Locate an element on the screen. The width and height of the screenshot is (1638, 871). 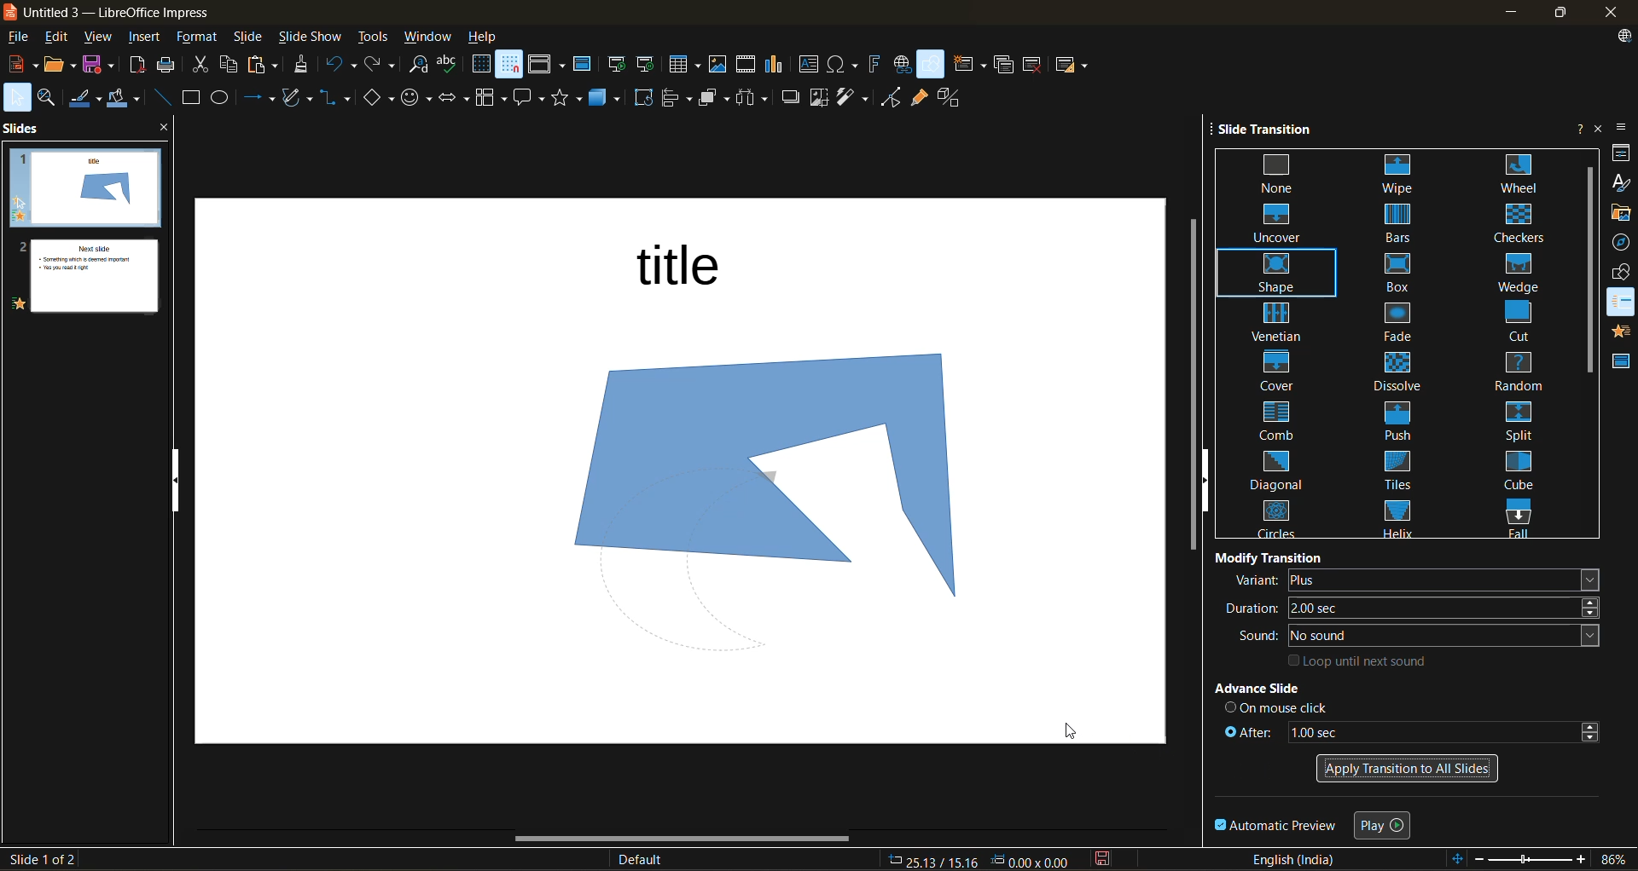
hide is located at coordinates (1208, 481).